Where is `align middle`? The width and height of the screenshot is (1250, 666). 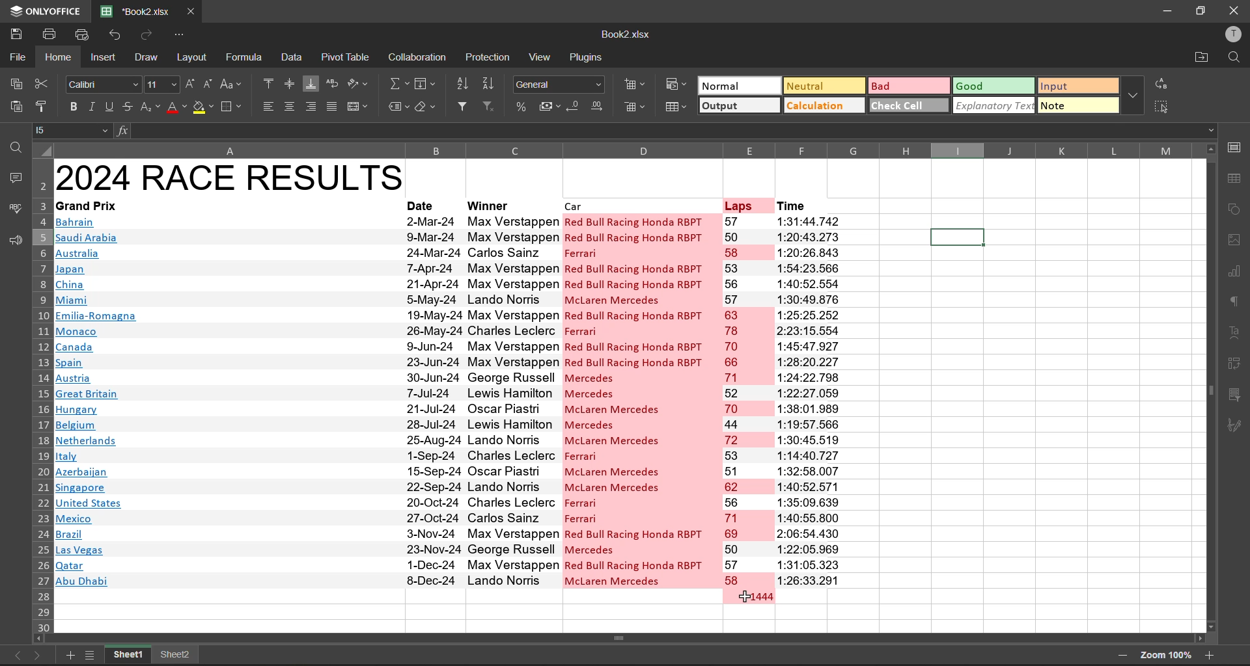 align middle is located at coordinates (288, 83).